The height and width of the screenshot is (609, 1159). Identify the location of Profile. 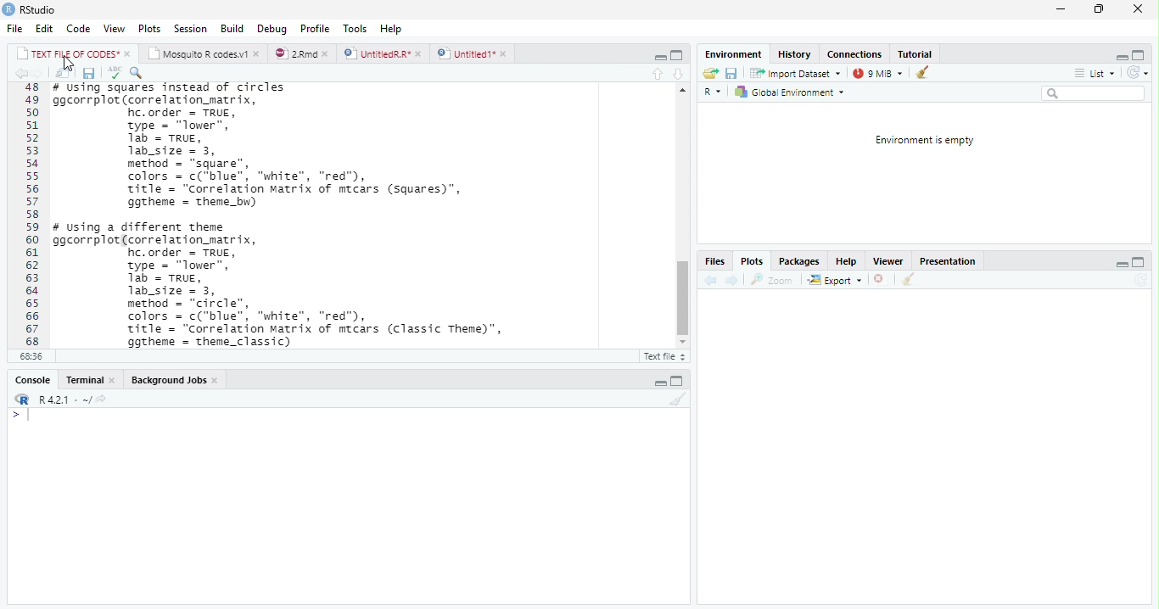
(314, 28).